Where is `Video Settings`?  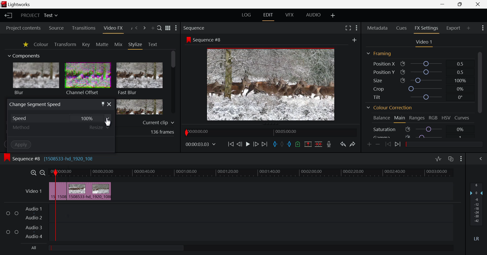
Video Settings is located at coordinates (423, 43).